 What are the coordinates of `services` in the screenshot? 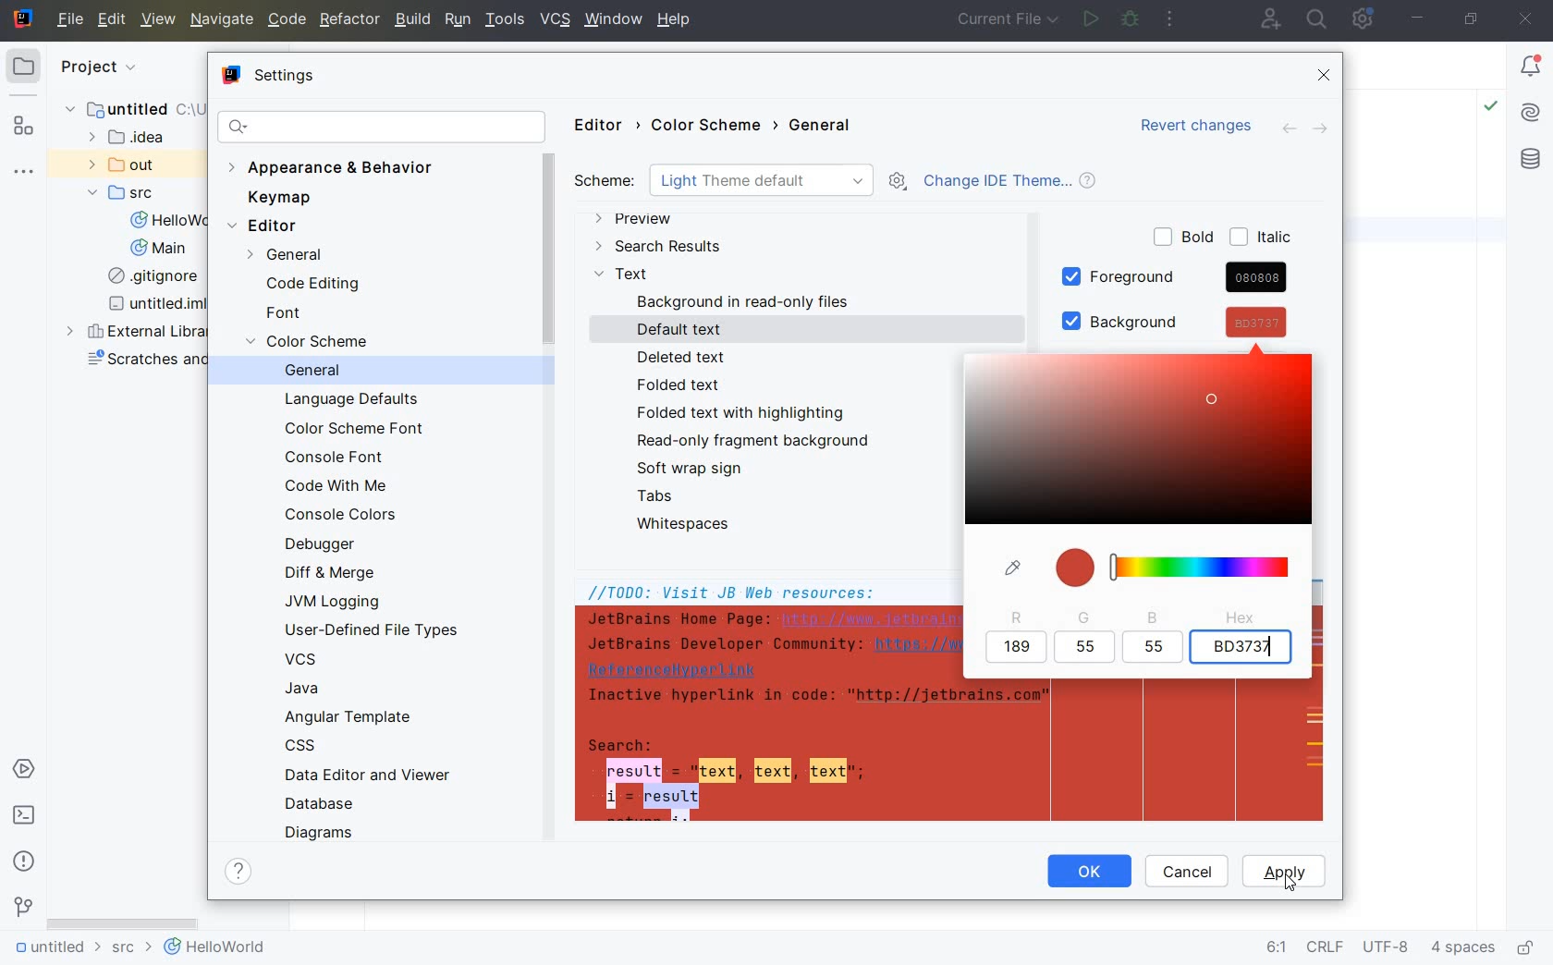 It's located at (23, 770).